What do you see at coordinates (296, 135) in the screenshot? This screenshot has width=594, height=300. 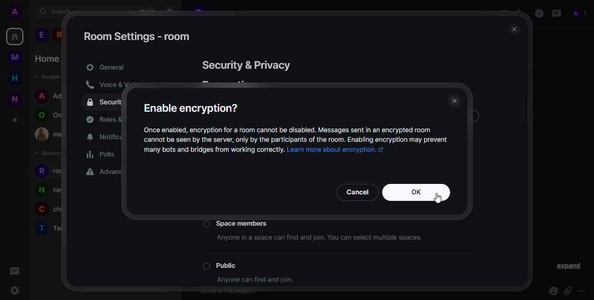 I see `text` at bounding box center [296, 135].